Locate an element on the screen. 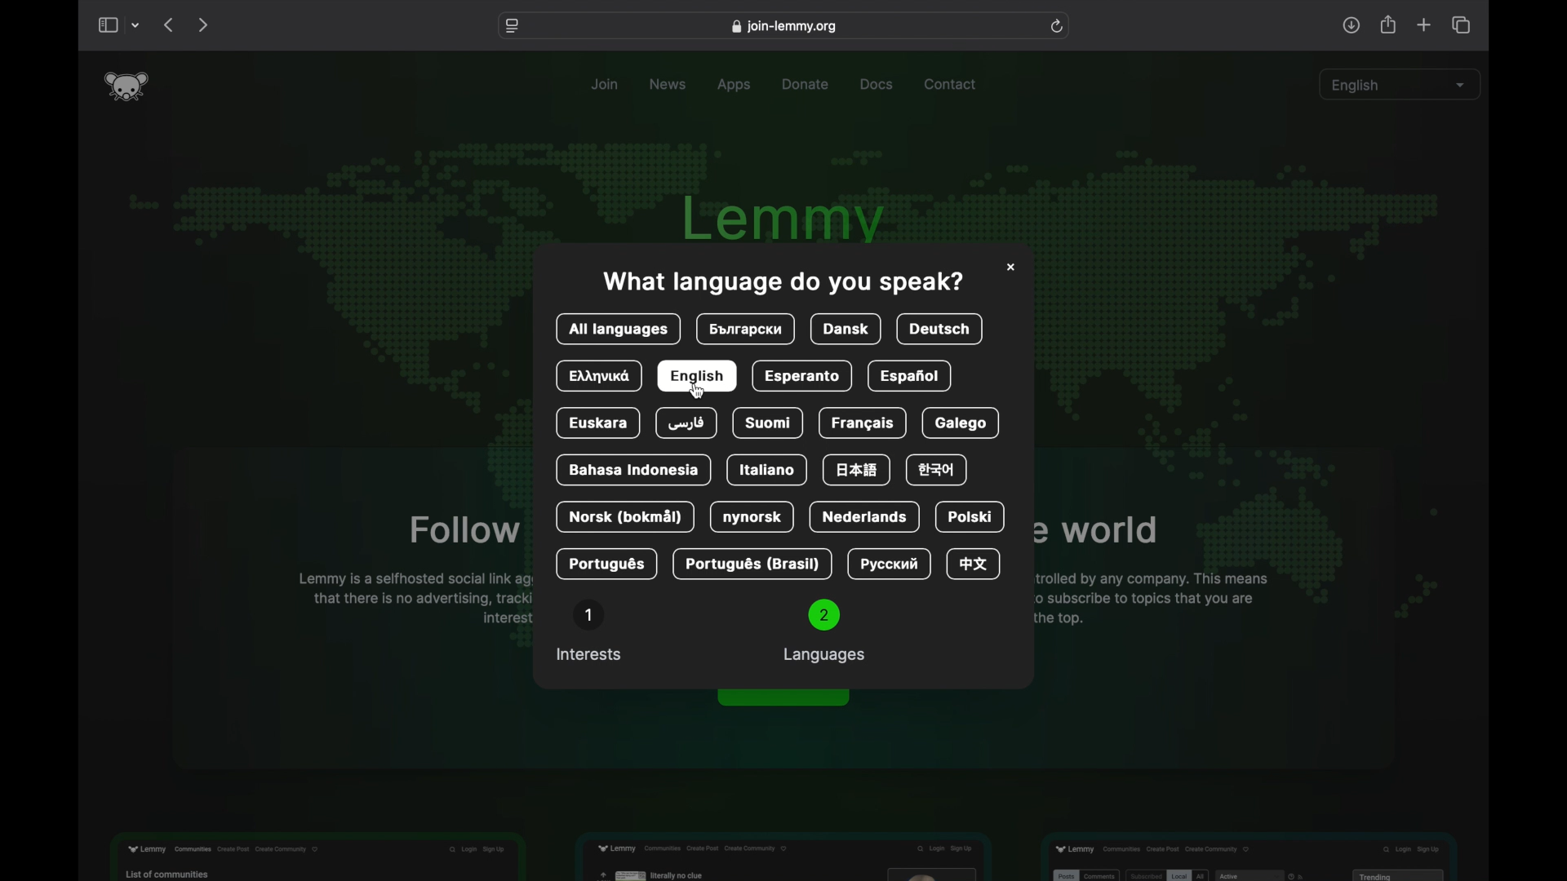  show sidebar is located at coordinates (107, 26).